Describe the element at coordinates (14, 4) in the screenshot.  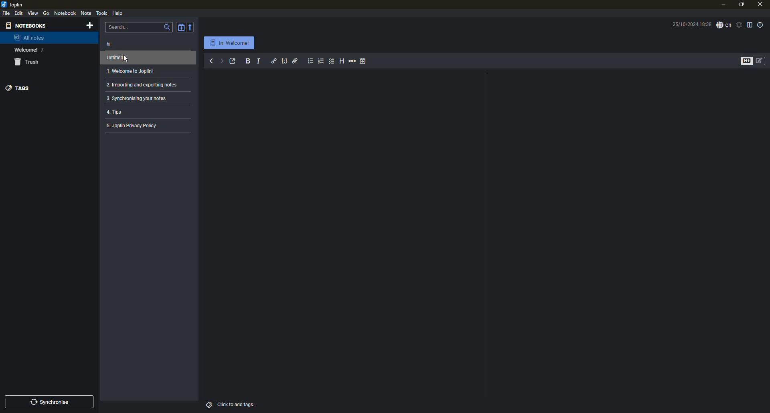
I see `joplin` at that location.